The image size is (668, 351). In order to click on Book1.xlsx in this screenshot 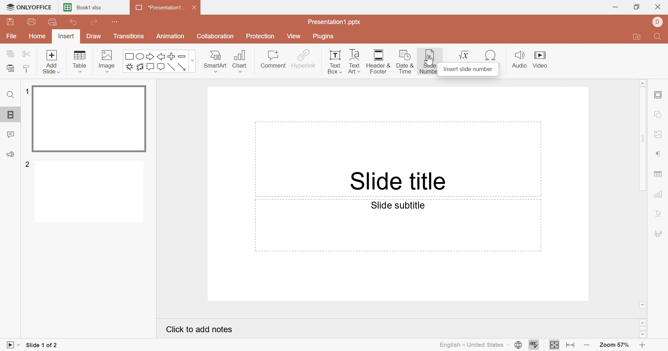, I will do `click(84, 8)`.